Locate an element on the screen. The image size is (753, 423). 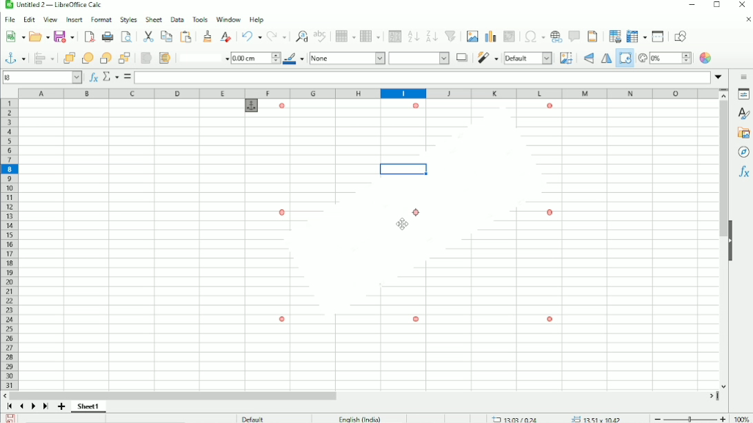
Save is located at coordinates (10, 418).